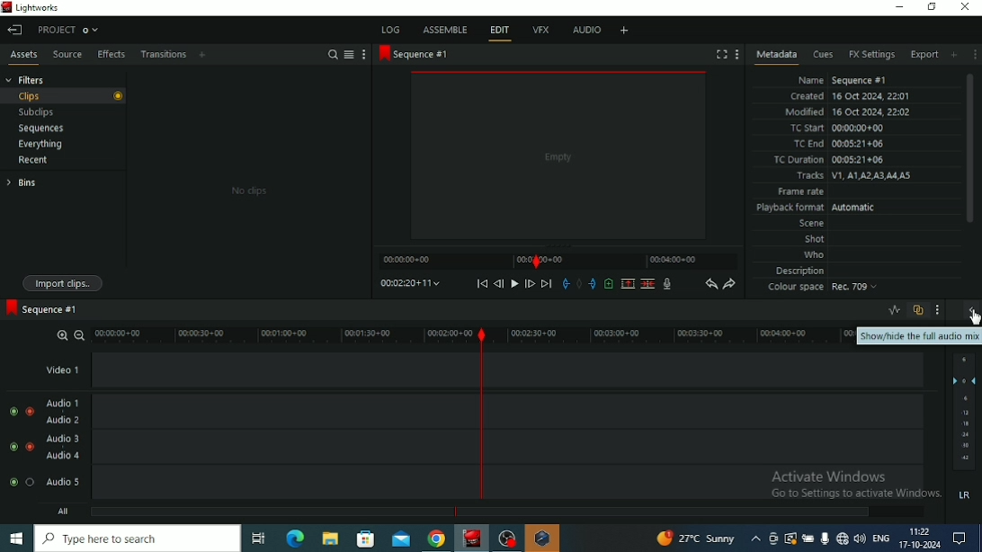  I want to click on Add an 'out' mark at the current position, so click(593, 283).